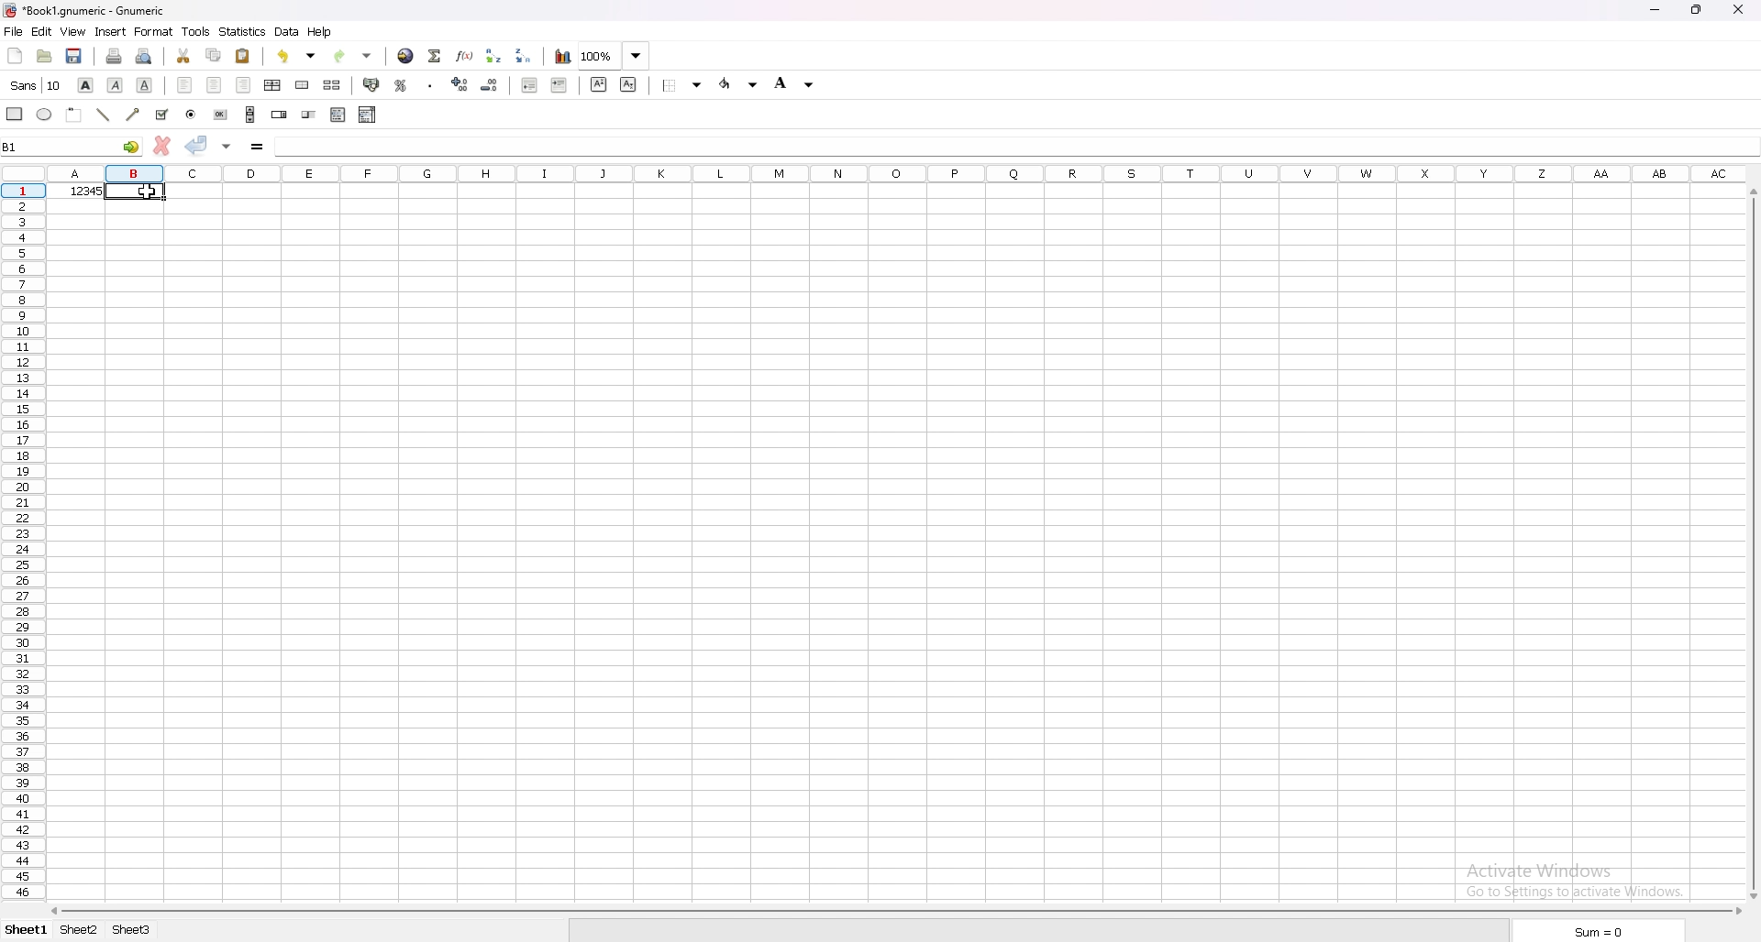 Image resolution: width=1761 pixels, height=942 pixels. What do you see at coordinates (74, 58) in the screenshot?
I see `save` at bounding box center [74, 58].